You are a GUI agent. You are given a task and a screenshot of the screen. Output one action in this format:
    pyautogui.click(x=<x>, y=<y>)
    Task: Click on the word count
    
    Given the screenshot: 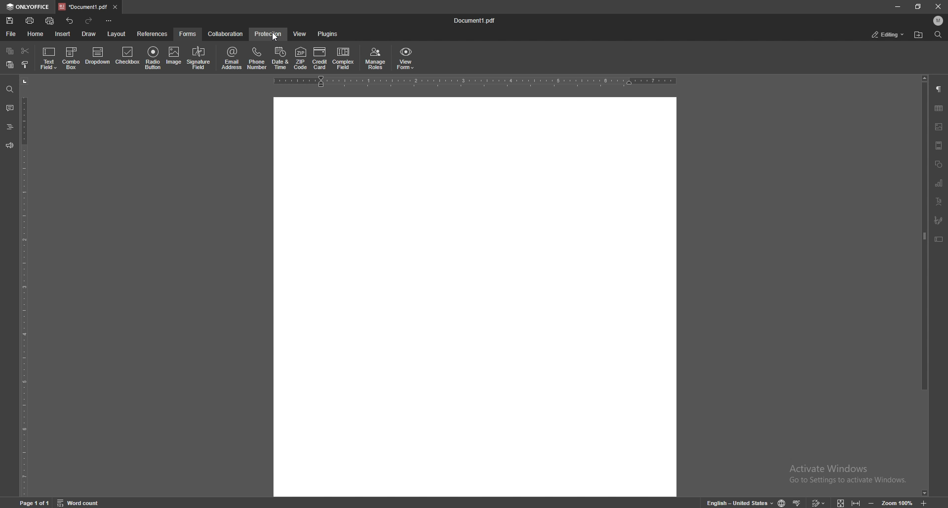 What is the action you would take?
    pyautogui.click(x=84, y=502)
    